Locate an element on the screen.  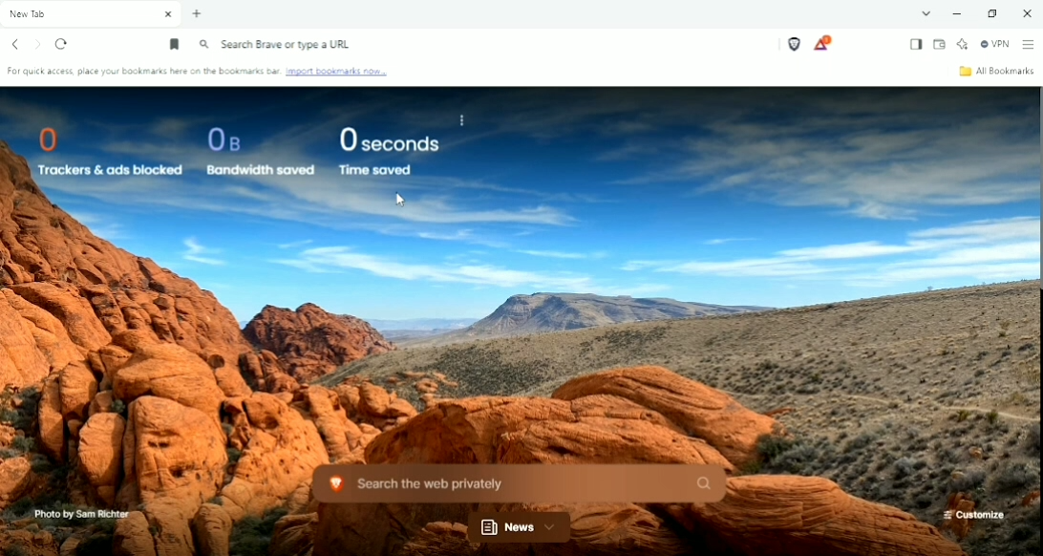
Restore down is located at coordinates (995, 13).